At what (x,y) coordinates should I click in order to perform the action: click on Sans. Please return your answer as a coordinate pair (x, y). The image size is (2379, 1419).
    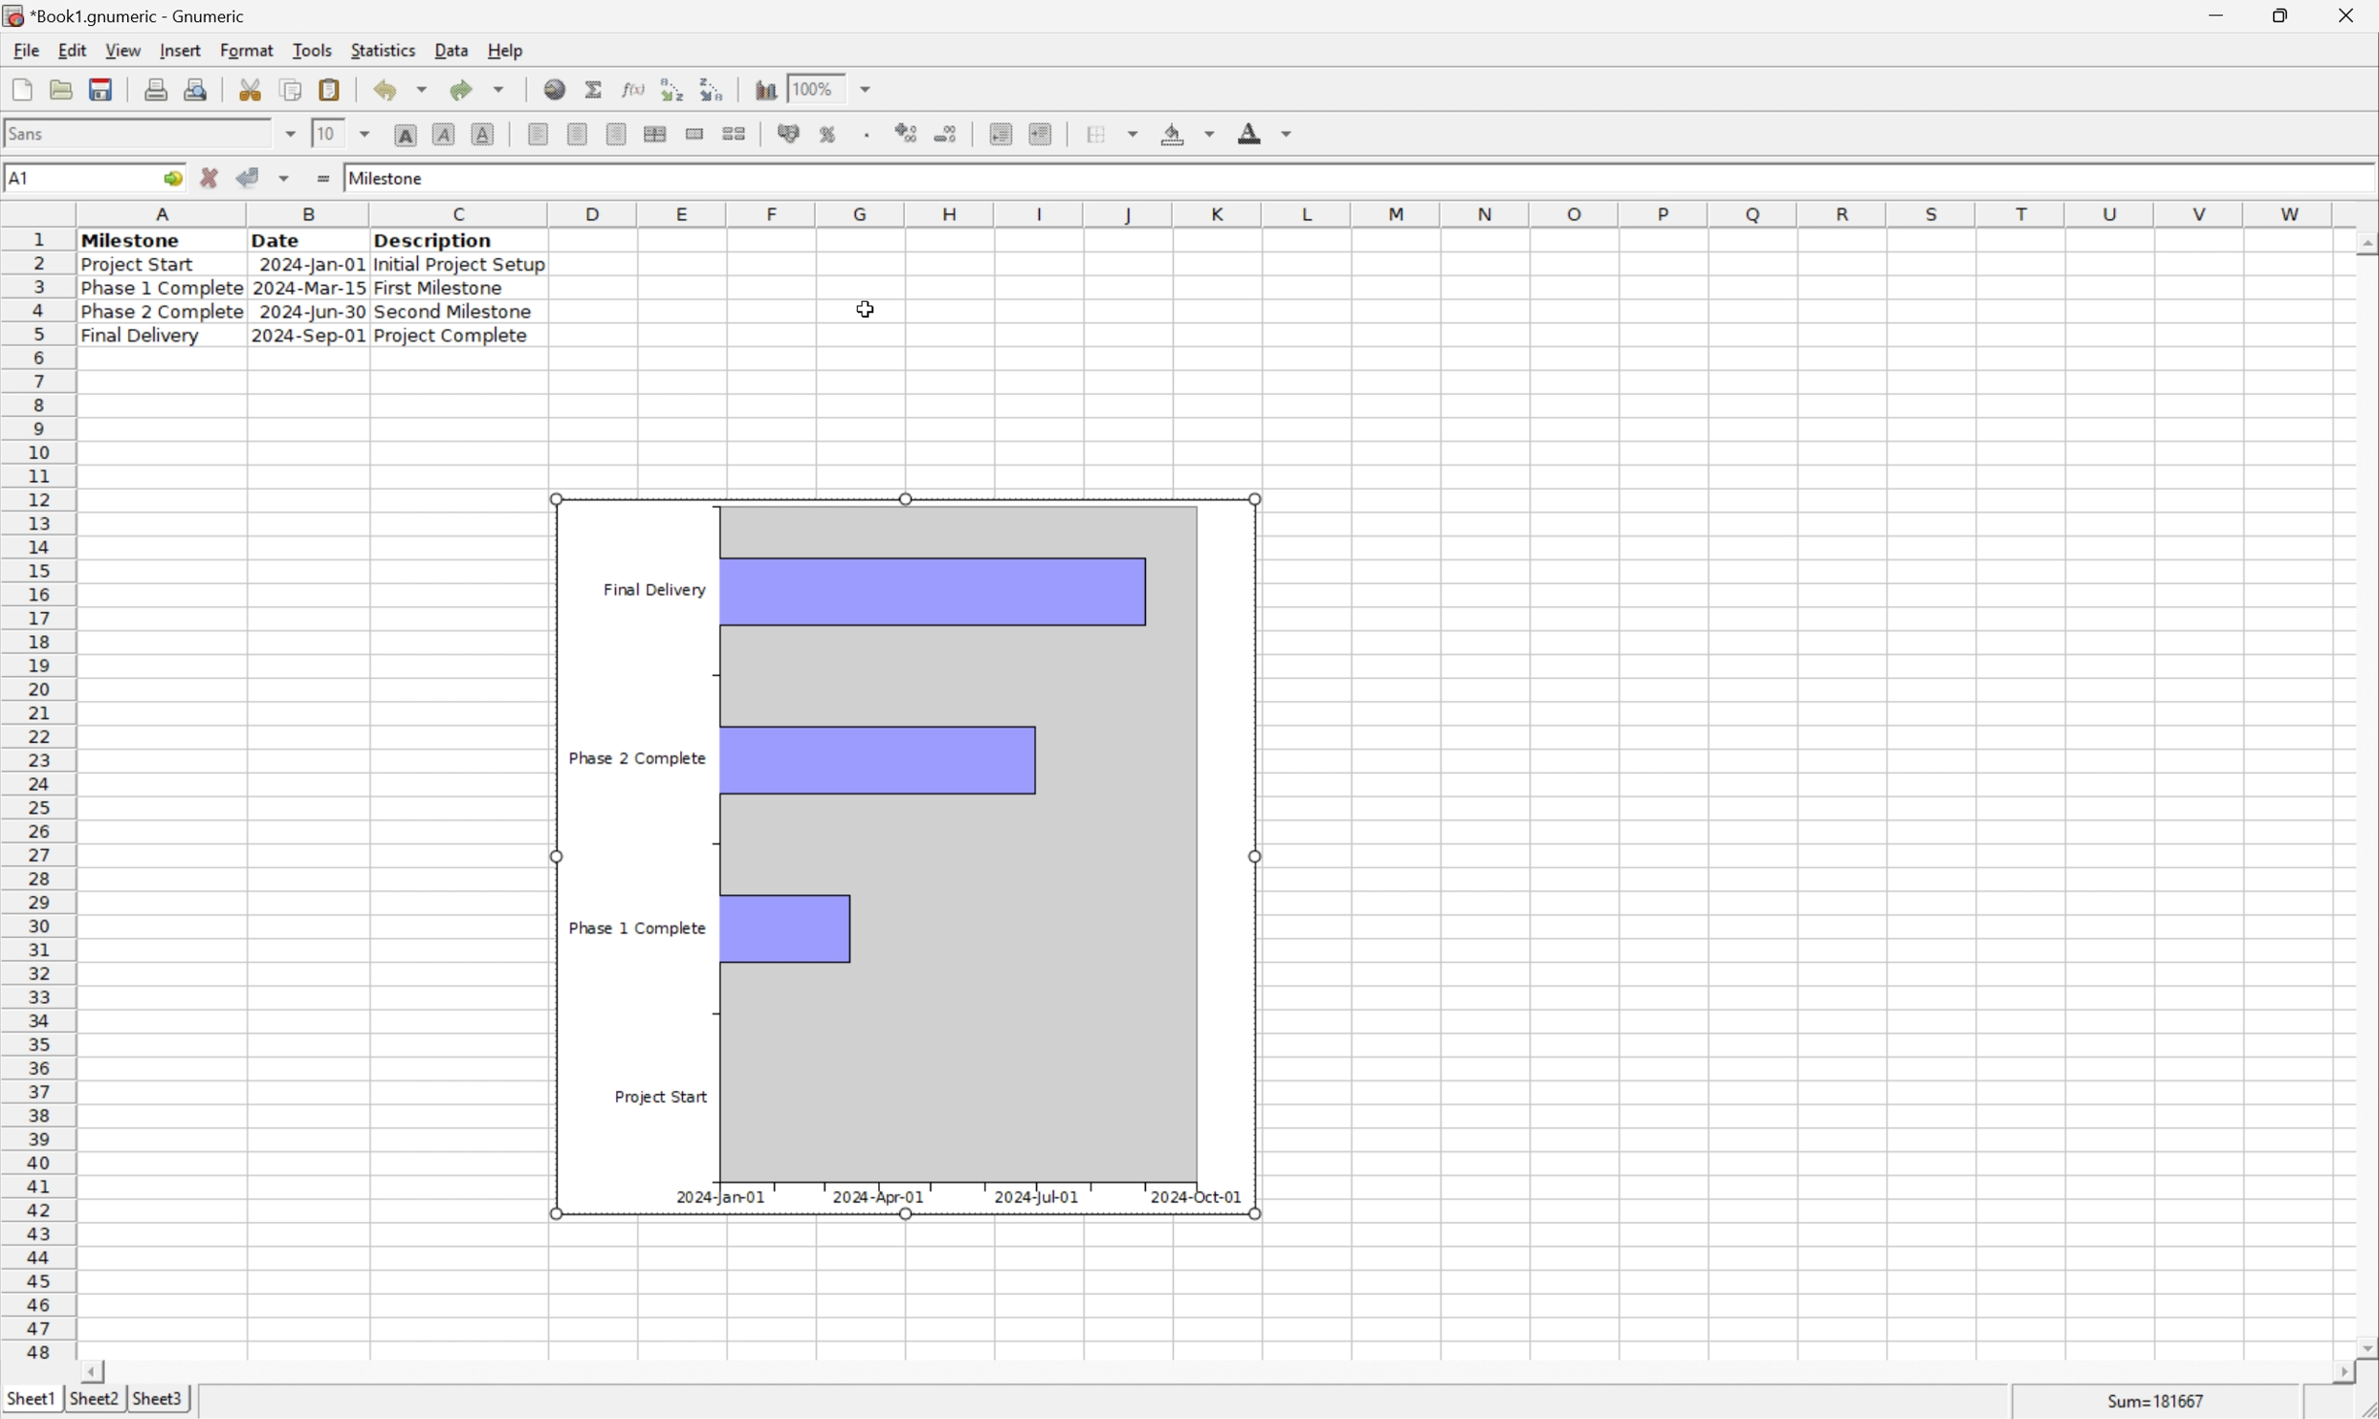
    Looking at the image, I should click on (32, 132).